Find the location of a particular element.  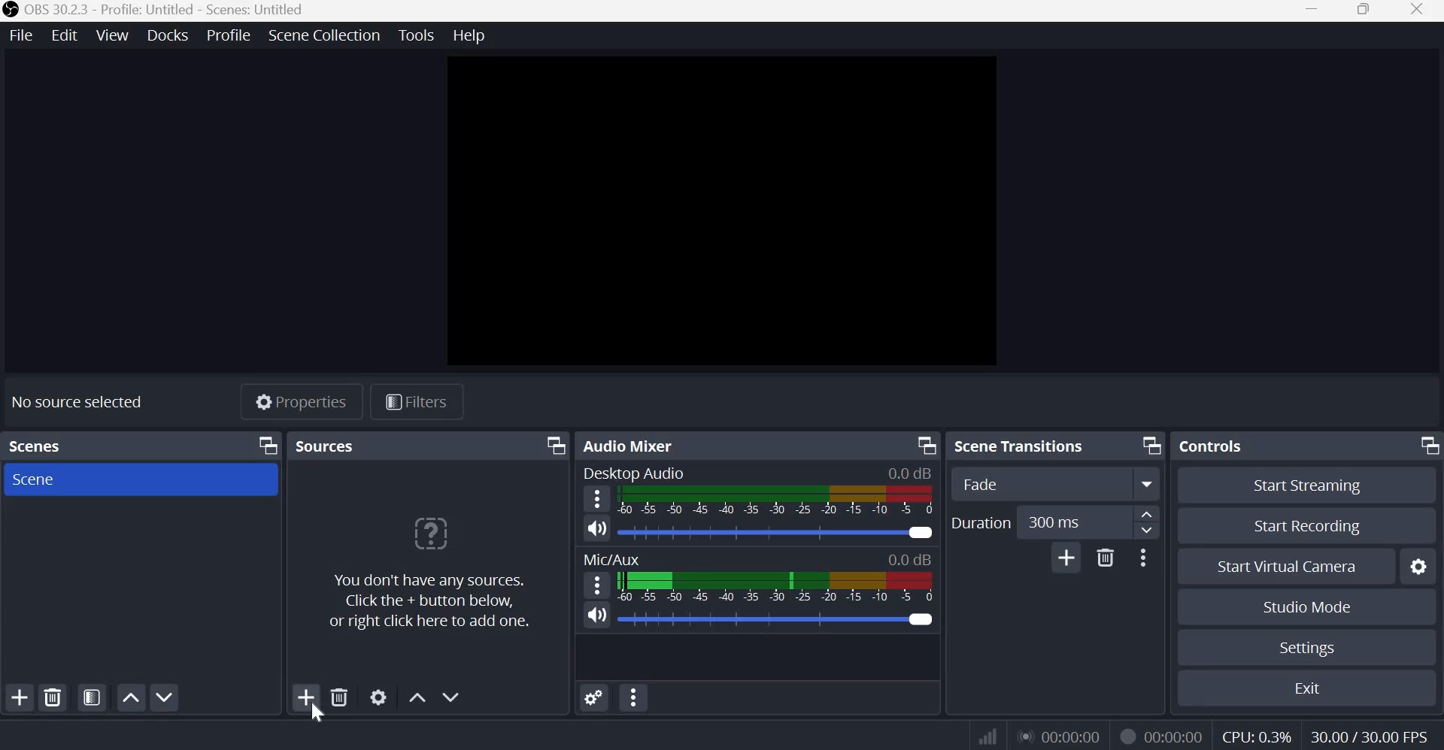

Help is located at coordinates (472, 36).